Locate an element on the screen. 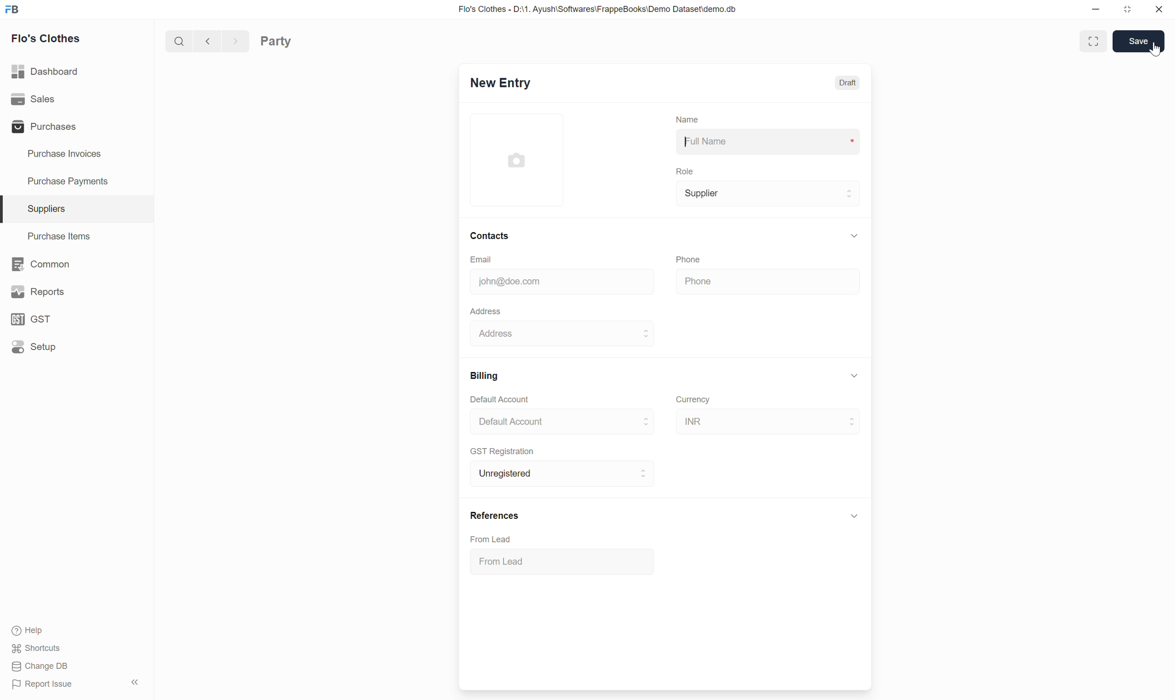  Previous is located at coordinates (208, 41).